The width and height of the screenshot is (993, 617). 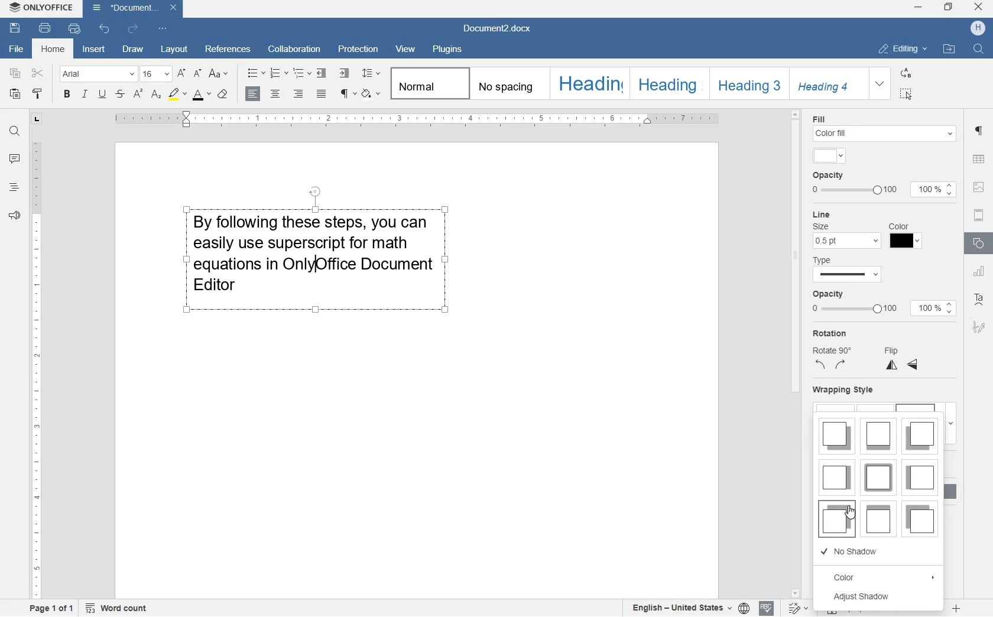 I want to click on subscript, so click(x=157, y=95).